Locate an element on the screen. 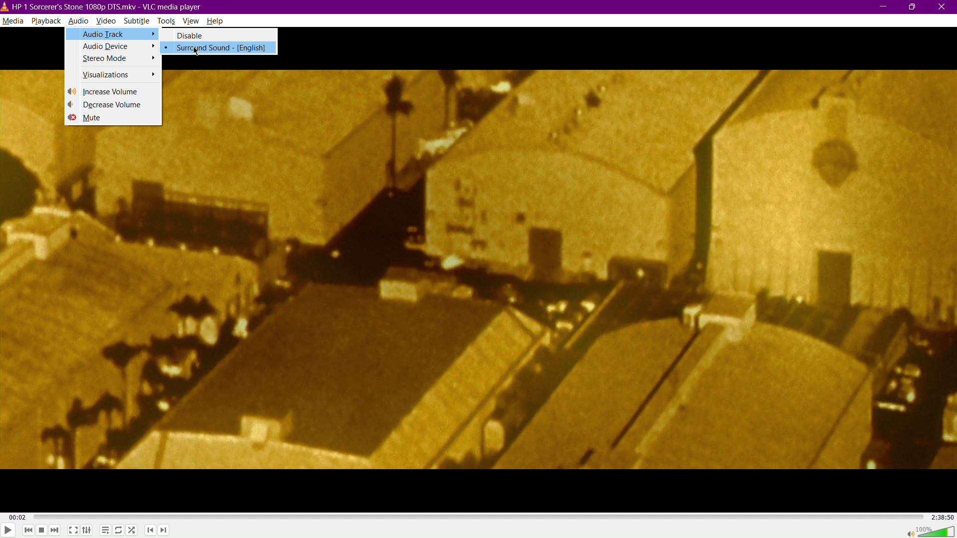  Playlist is located at coordinates (104, 531).